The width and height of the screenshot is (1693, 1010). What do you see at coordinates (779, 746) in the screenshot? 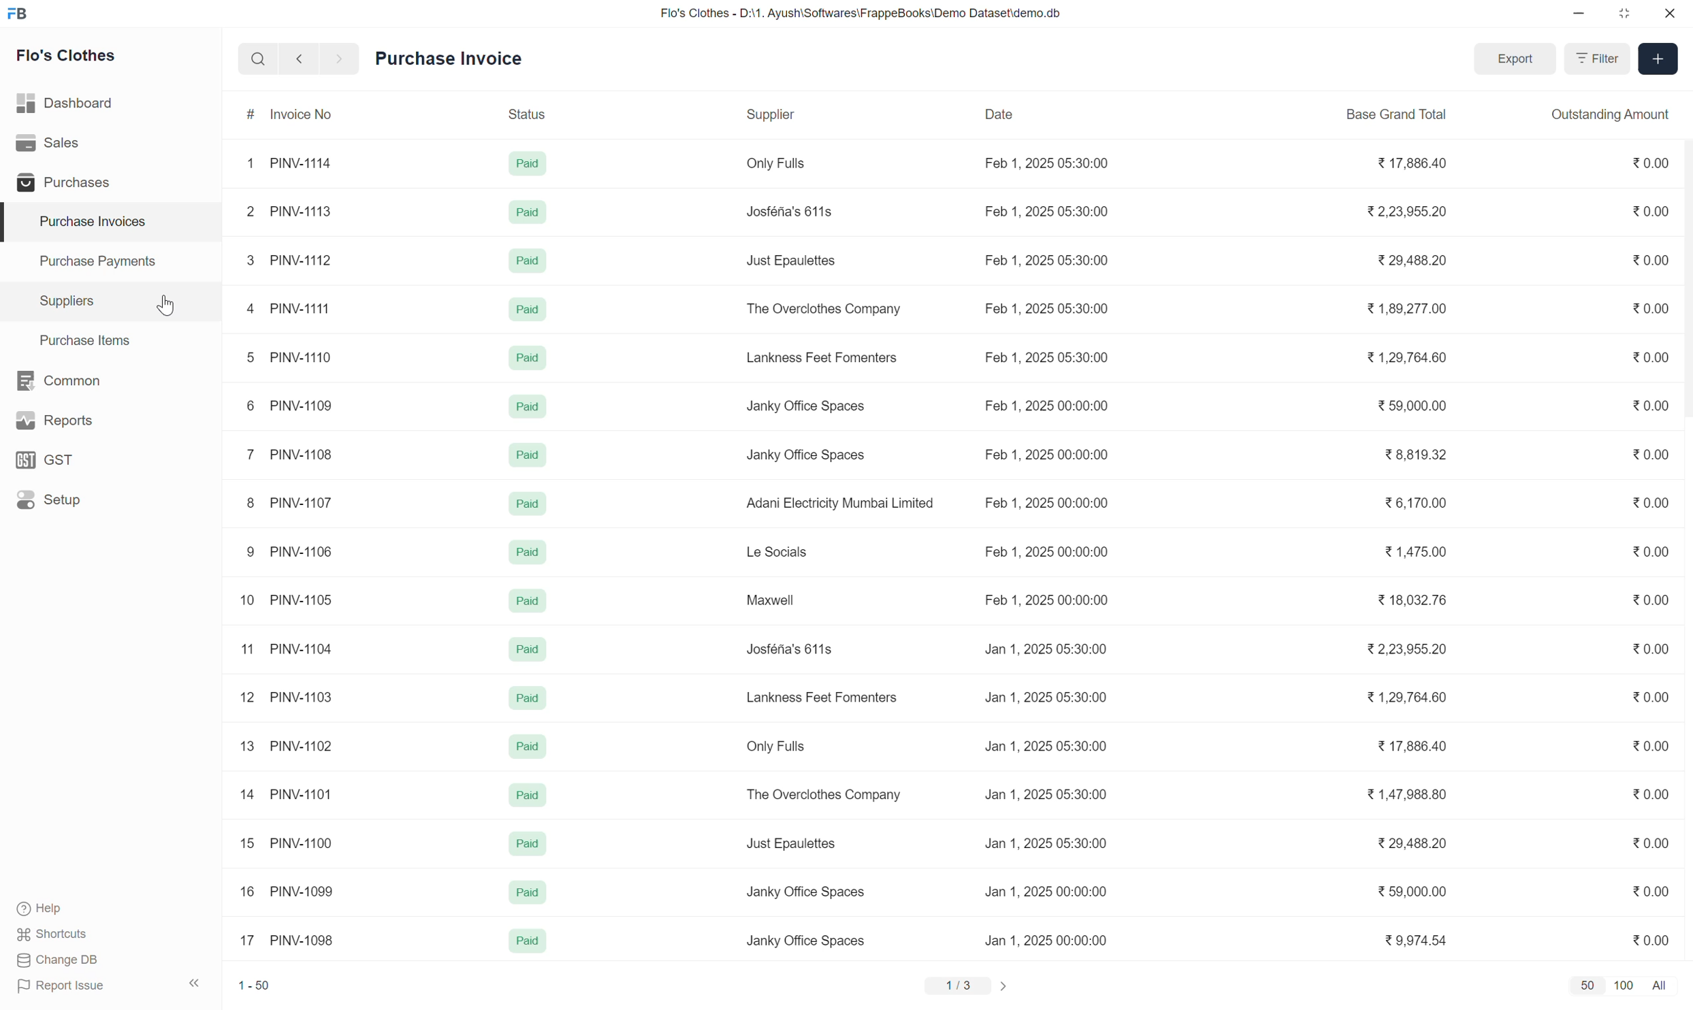
I see `Only Fulls` at bounding box center [779, 746].